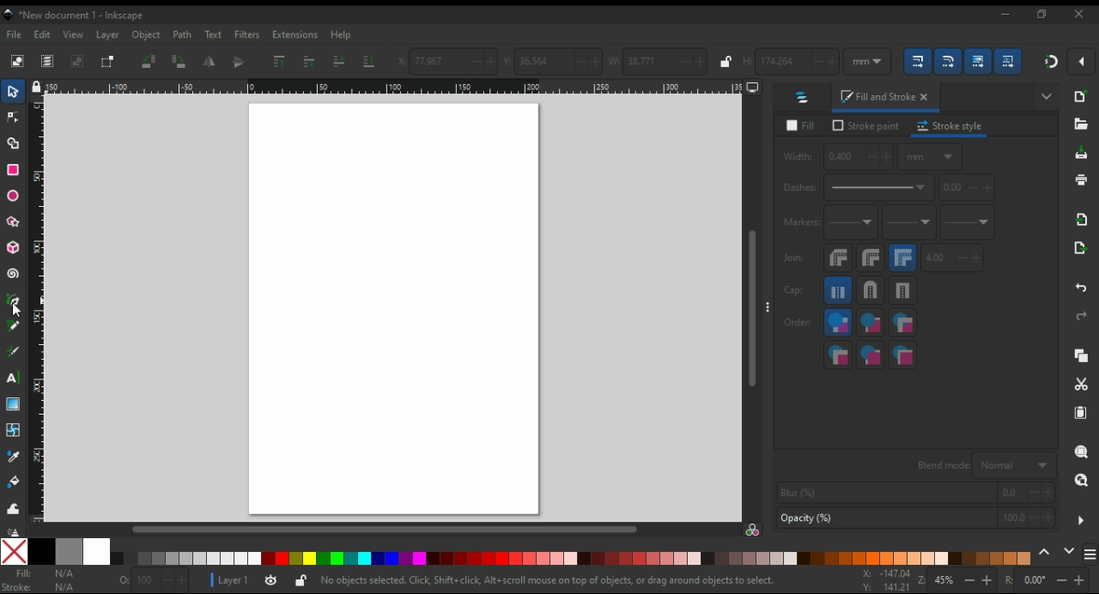 The height and width of the screenshot is (594, 1099). I want to click on object, so click(146, 36).